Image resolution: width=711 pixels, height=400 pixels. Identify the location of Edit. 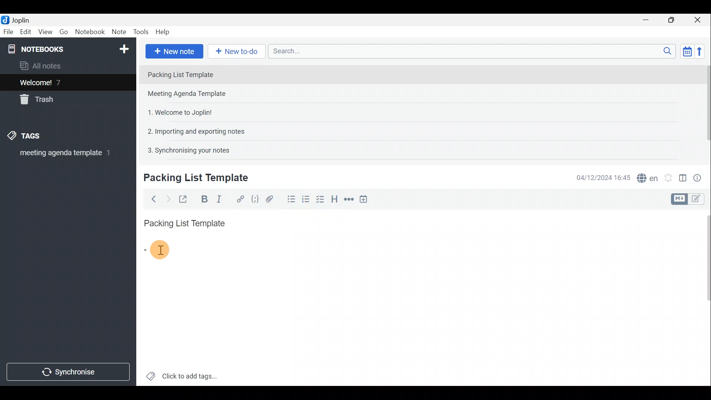
(24, 32).